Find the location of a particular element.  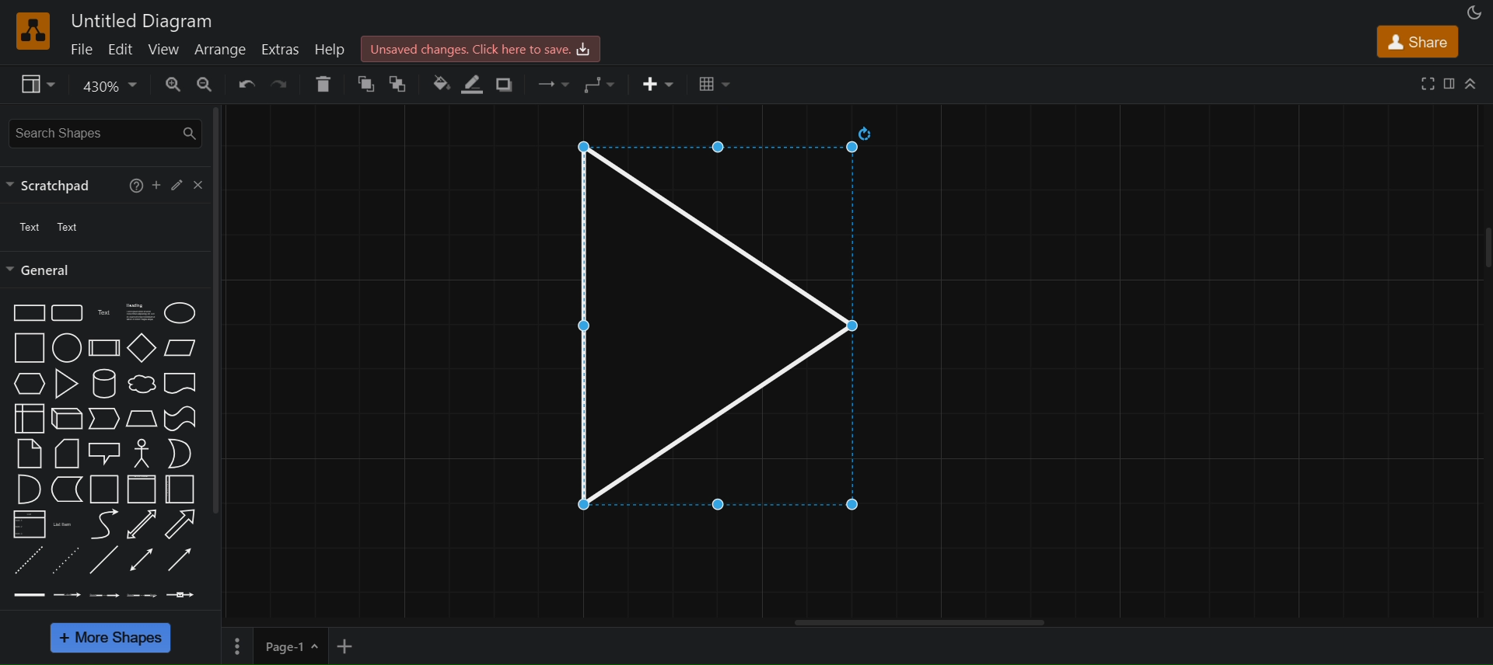

fill color is located at coordinates (439, 80).